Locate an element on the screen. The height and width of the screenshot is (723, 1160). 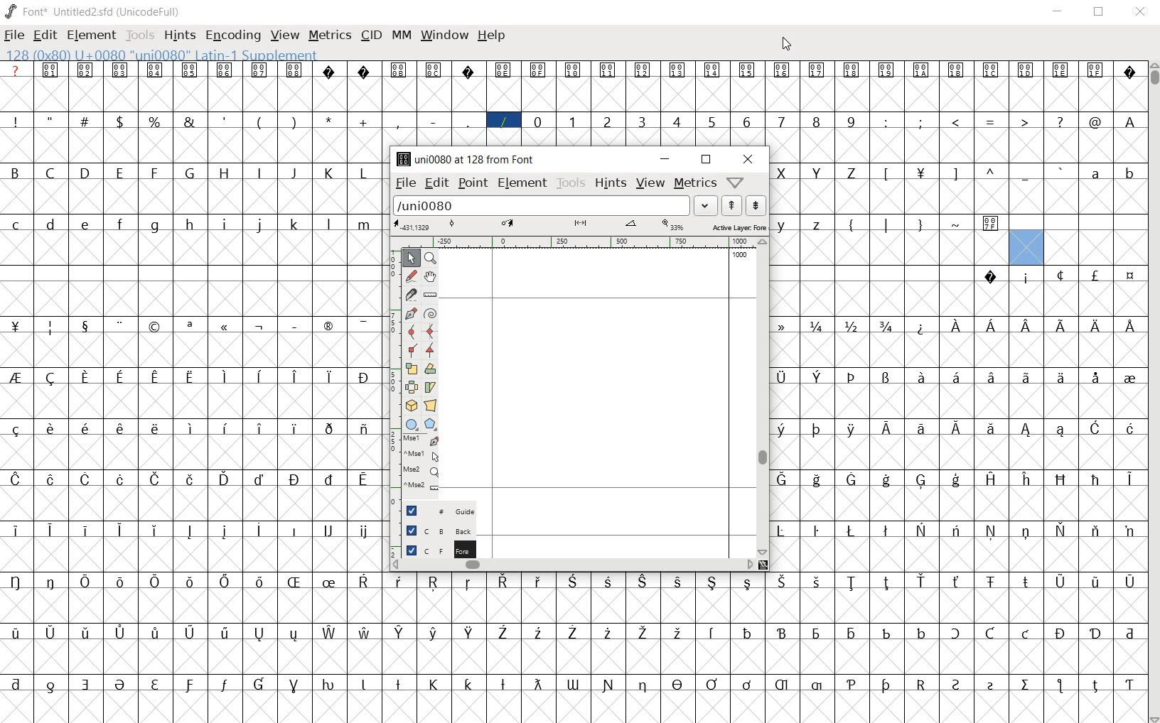
glyph is located at coordinates (257, 530).